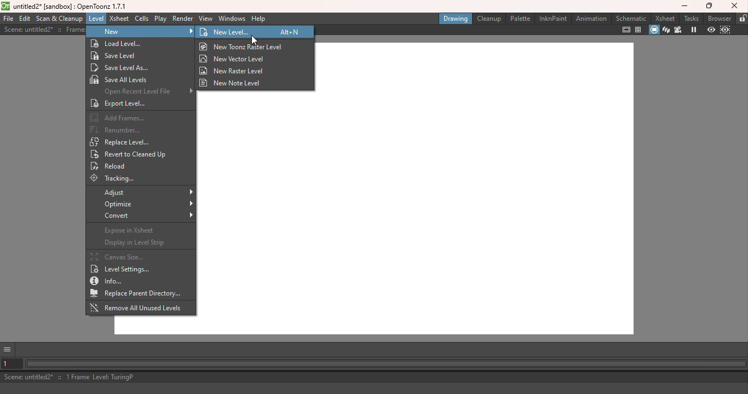 This screenshot has width=748, height=394. Describe the element at coordinates (119, 19) in the screenshot. I see `Xsheet` at that location.